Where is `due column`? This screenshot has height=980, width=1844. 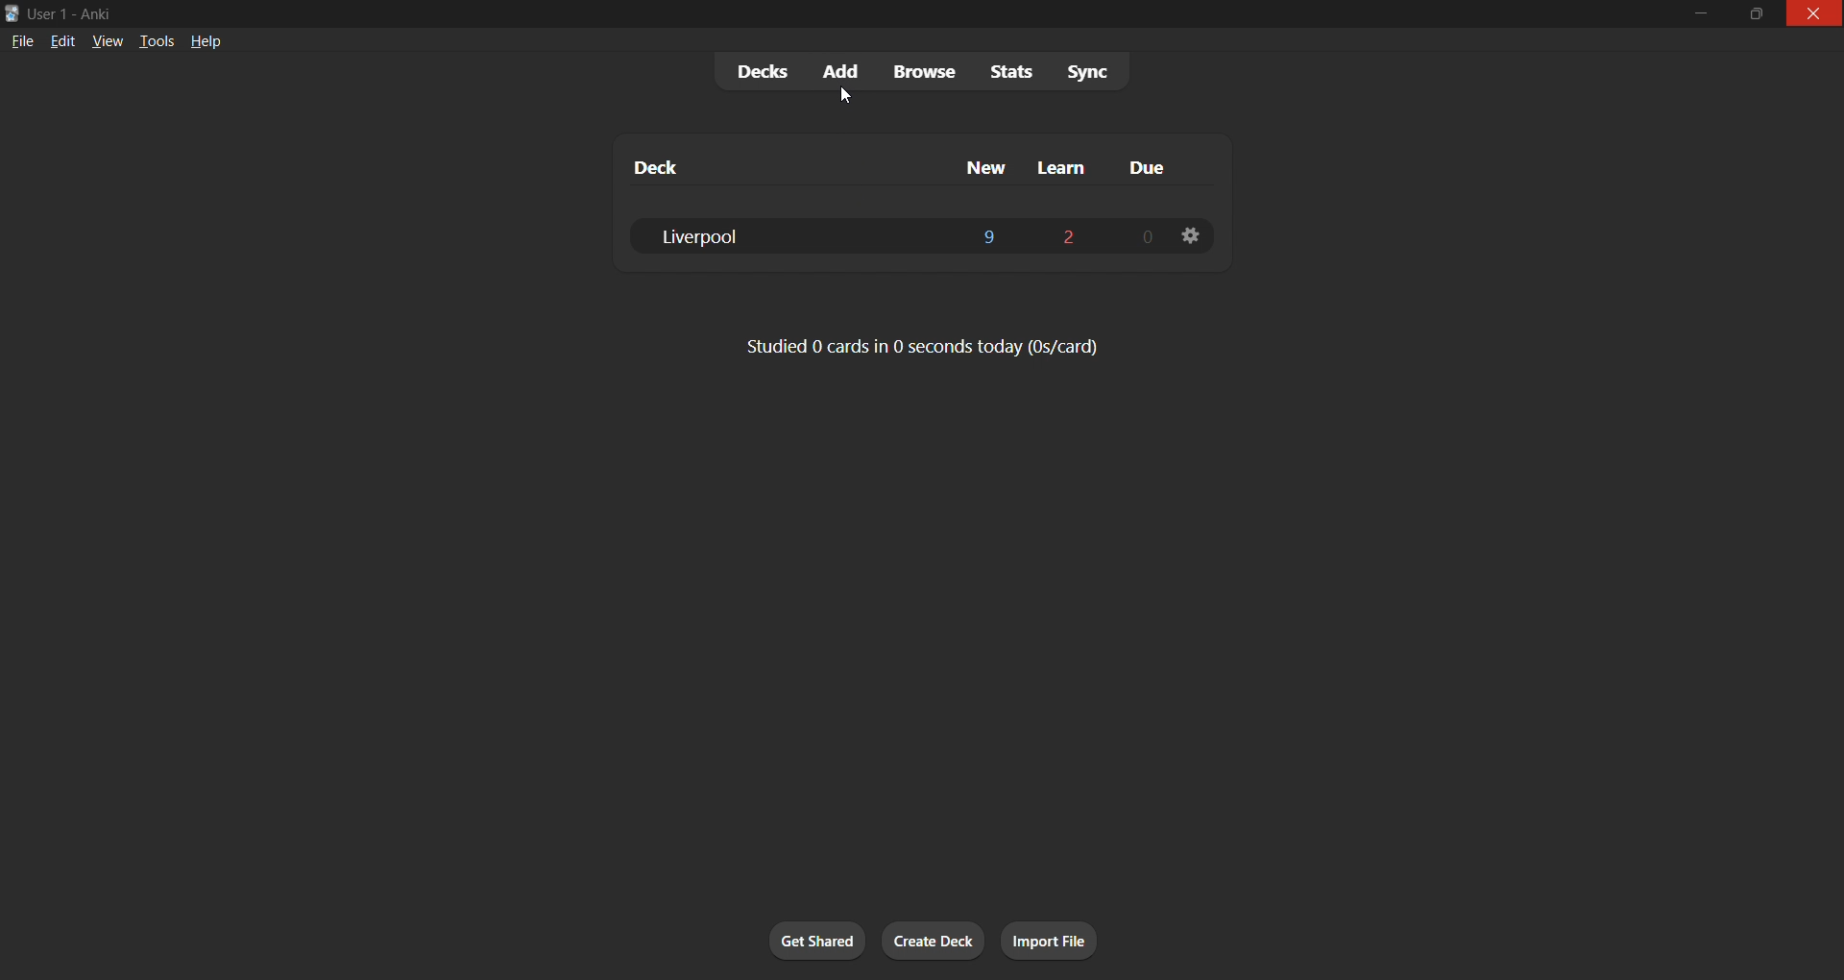
due column is located at coordinates (1152, 169).